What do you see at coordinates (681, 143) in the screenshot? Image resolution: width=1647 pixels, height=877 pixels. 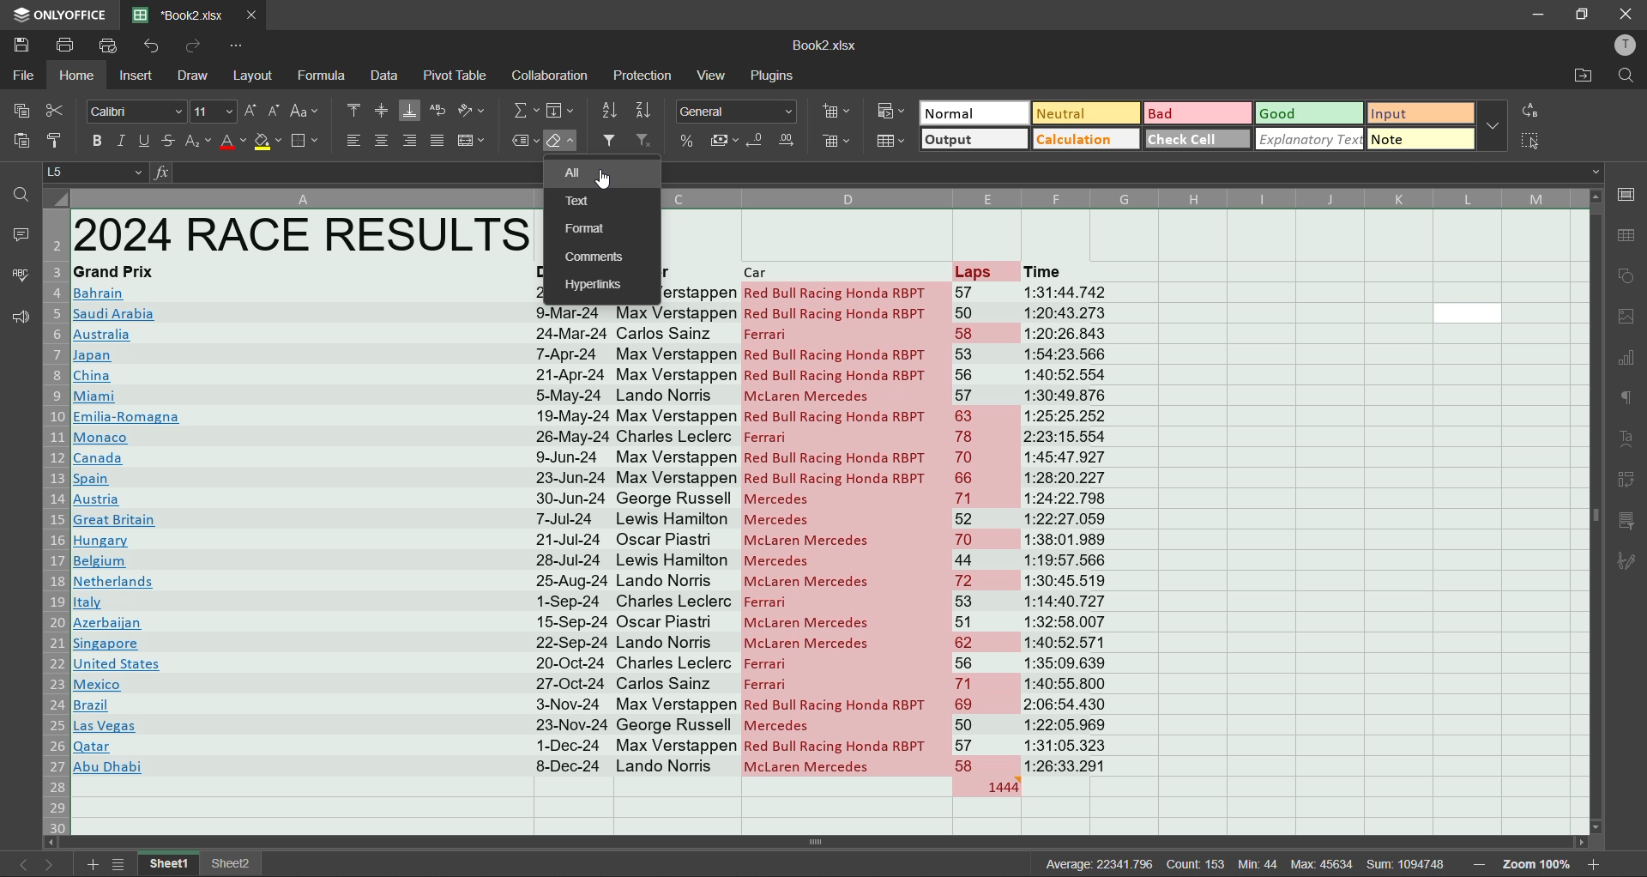 I see `percent` at bounding box center [681, 143].